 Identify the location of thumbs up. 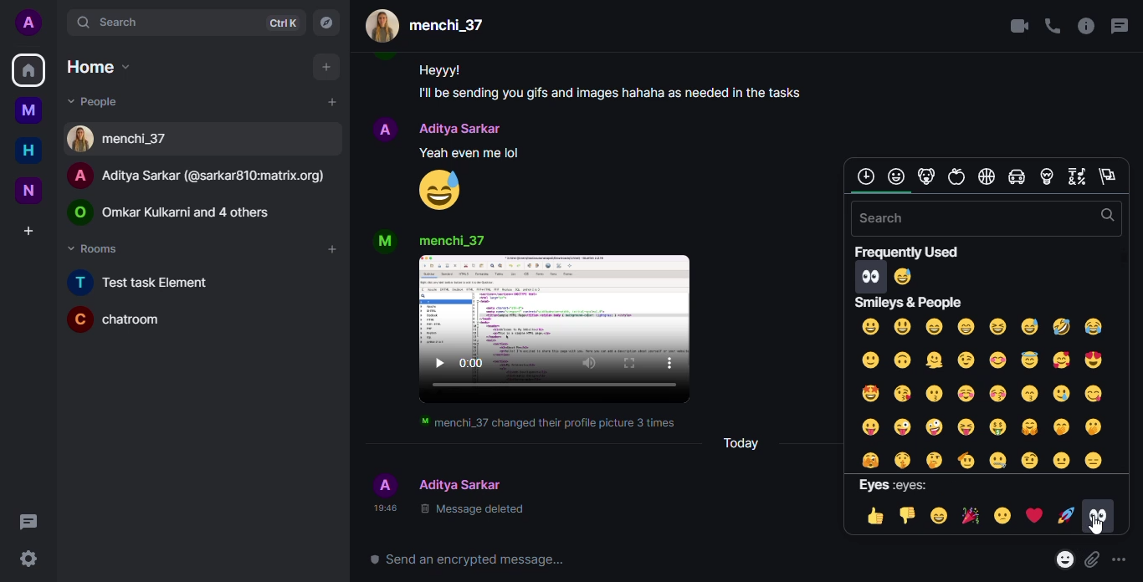
(870, 516).